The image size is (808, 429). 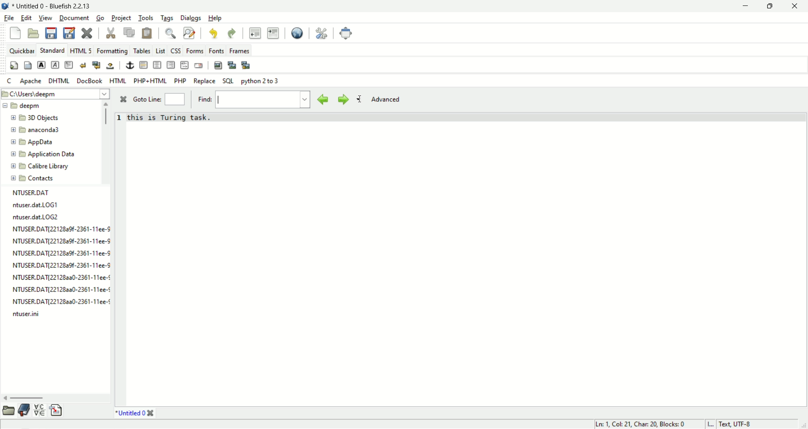 What do you see at coordinates (42, 65) in the screenshot?
I see `strong` at bounding box center [42, 65].